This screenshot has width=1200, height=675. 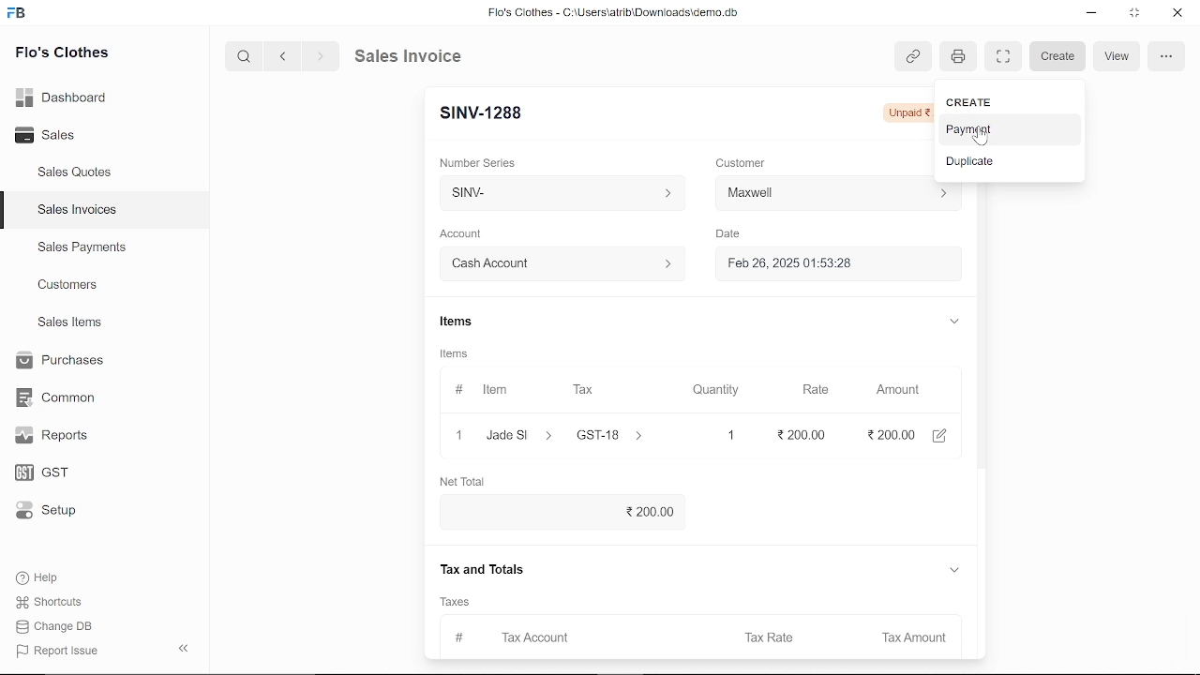 I want to click on GST-18, so click(x=621, y=435).